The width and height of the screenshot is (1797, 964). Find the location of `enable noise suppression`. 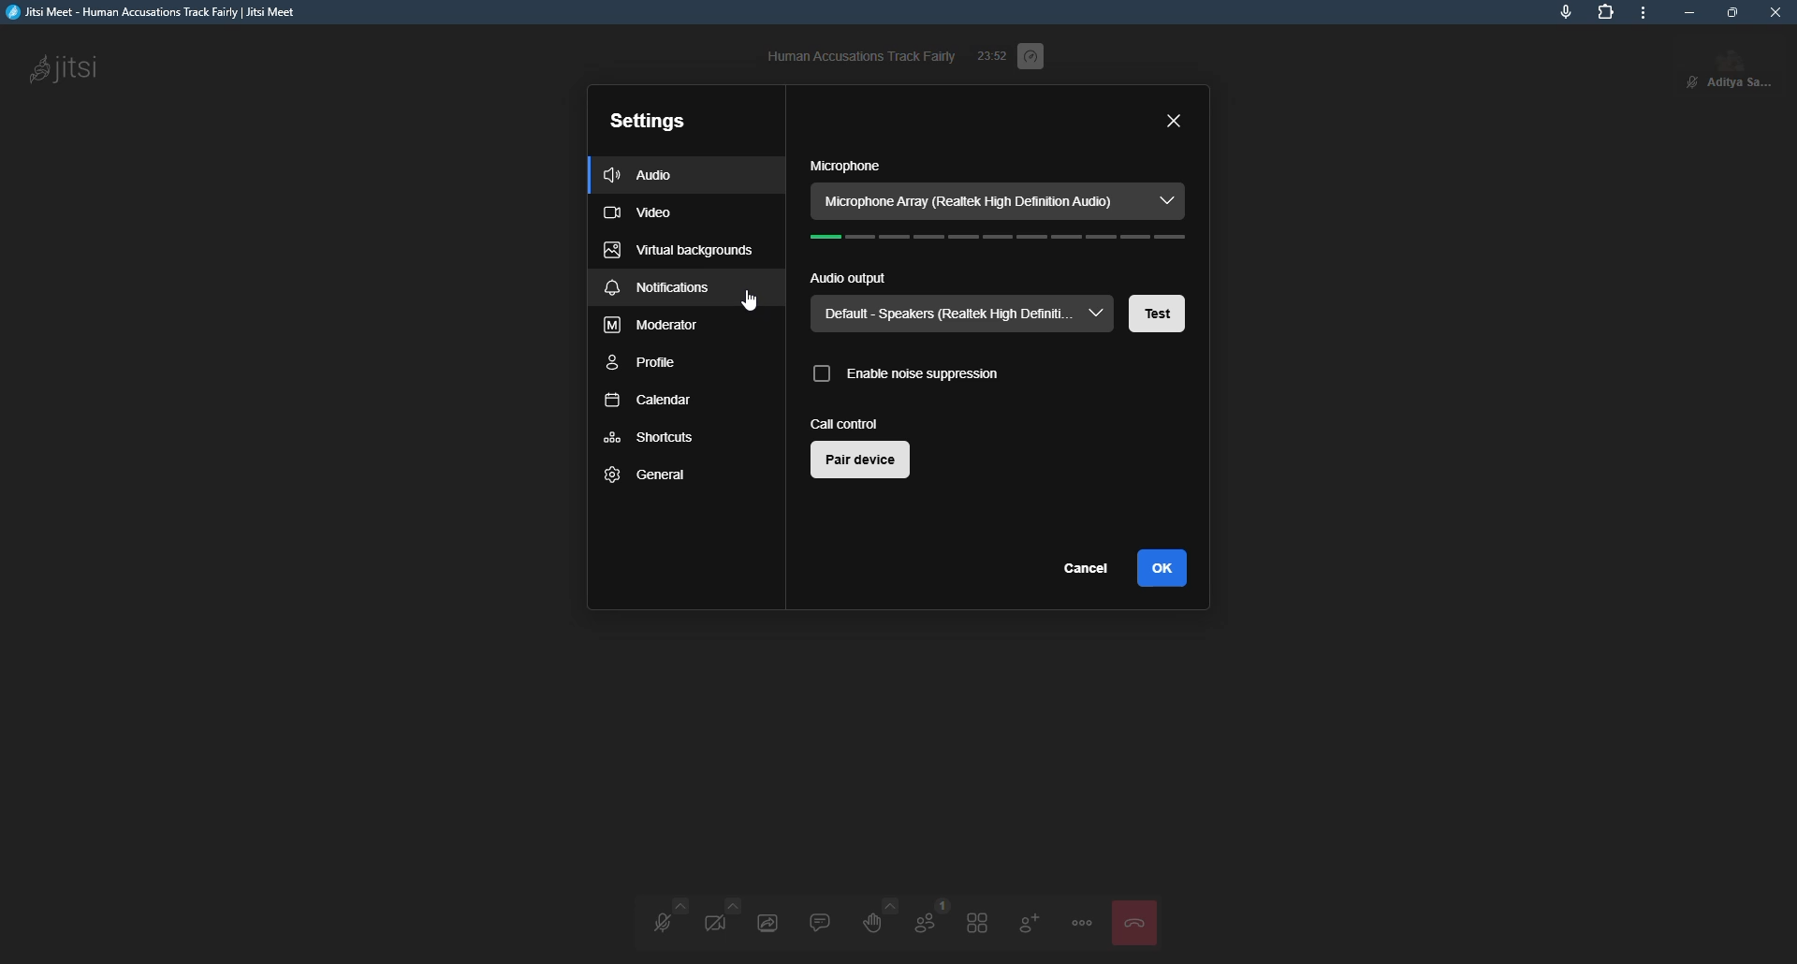

enable noise suppression is located at coordinates (907, 375).